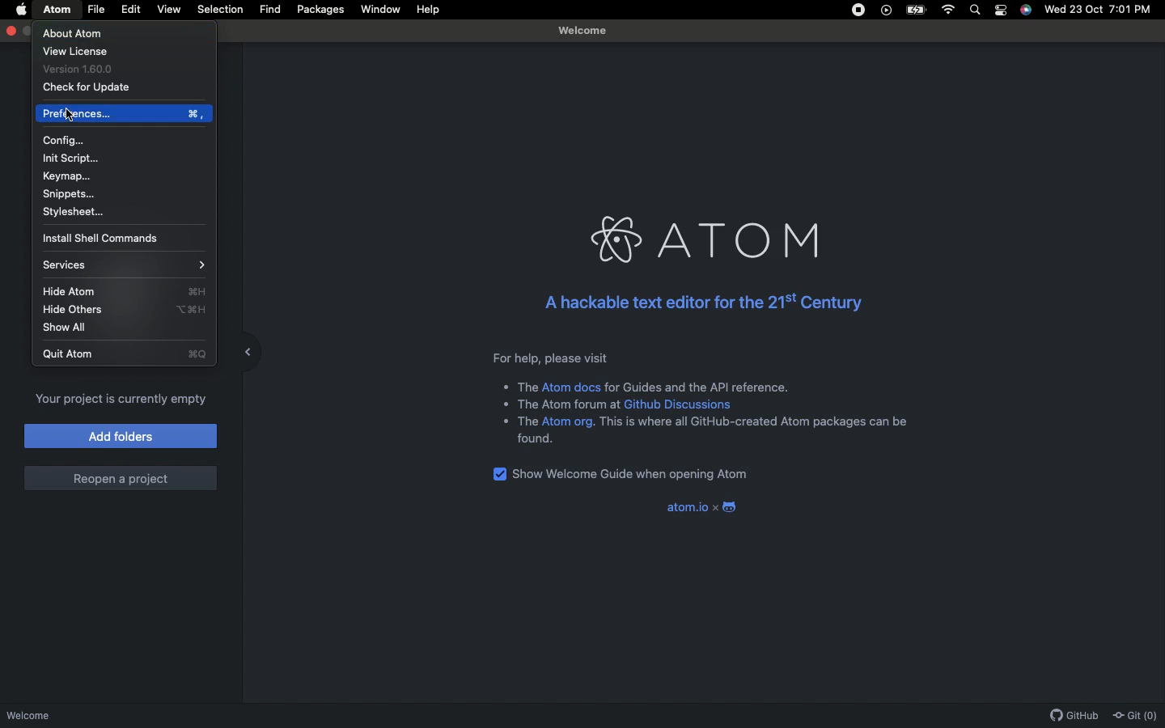  What do you see at coordinates (550, 358) in the screenshot?
I see `For help, please visit` at bounding box center [550, 358].